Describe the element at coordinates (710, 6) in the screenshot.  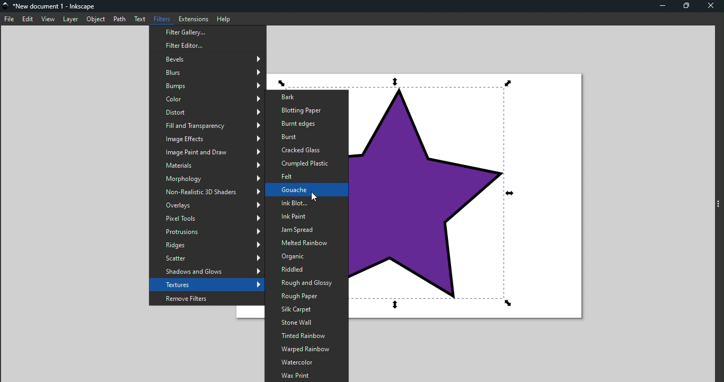
I see `Close` at that location.